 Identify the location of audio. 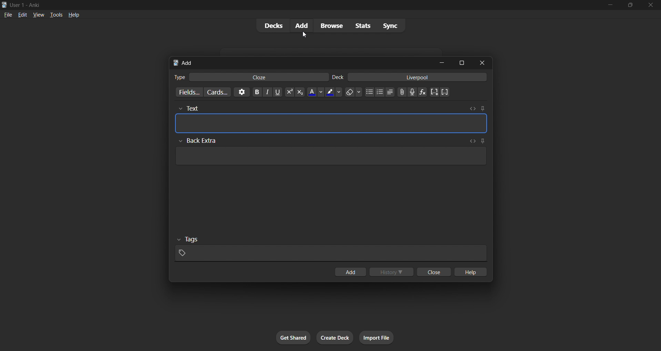
(412, 92).